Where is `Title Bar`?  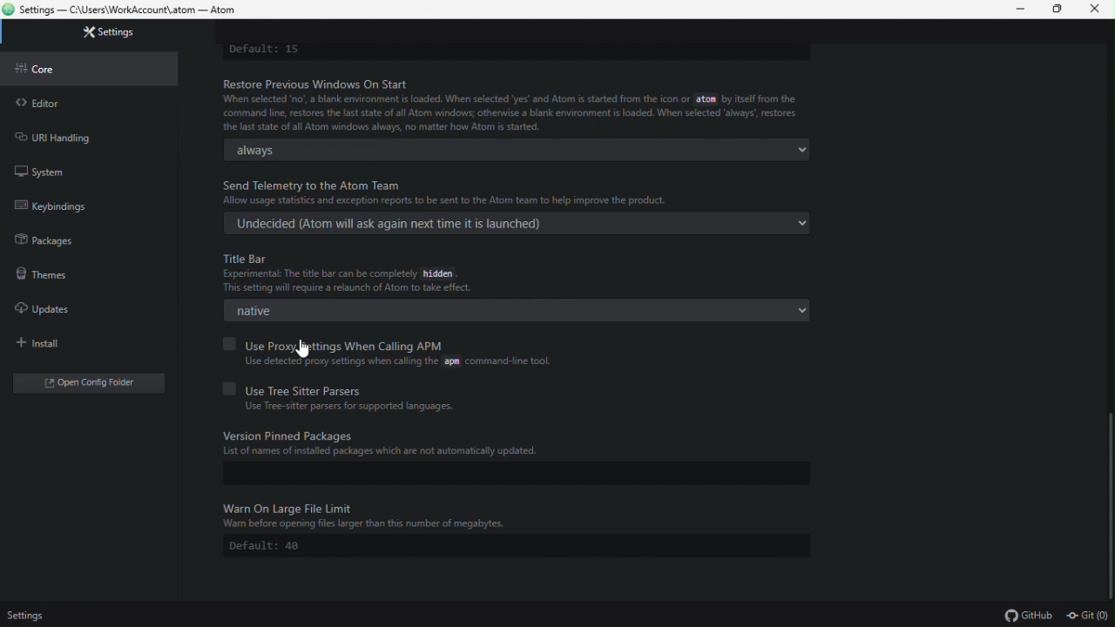
Title Bar is located at coordinates (247, 258).